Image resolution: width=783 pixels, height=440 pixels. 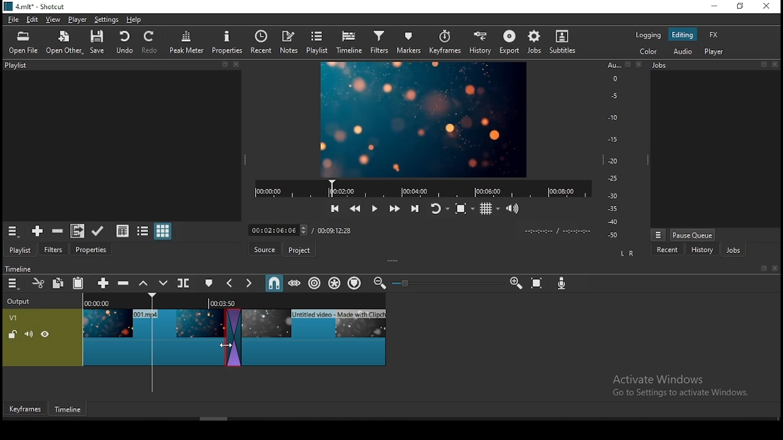 I want to click on zoom timeline in, so click(x=516, y=282).